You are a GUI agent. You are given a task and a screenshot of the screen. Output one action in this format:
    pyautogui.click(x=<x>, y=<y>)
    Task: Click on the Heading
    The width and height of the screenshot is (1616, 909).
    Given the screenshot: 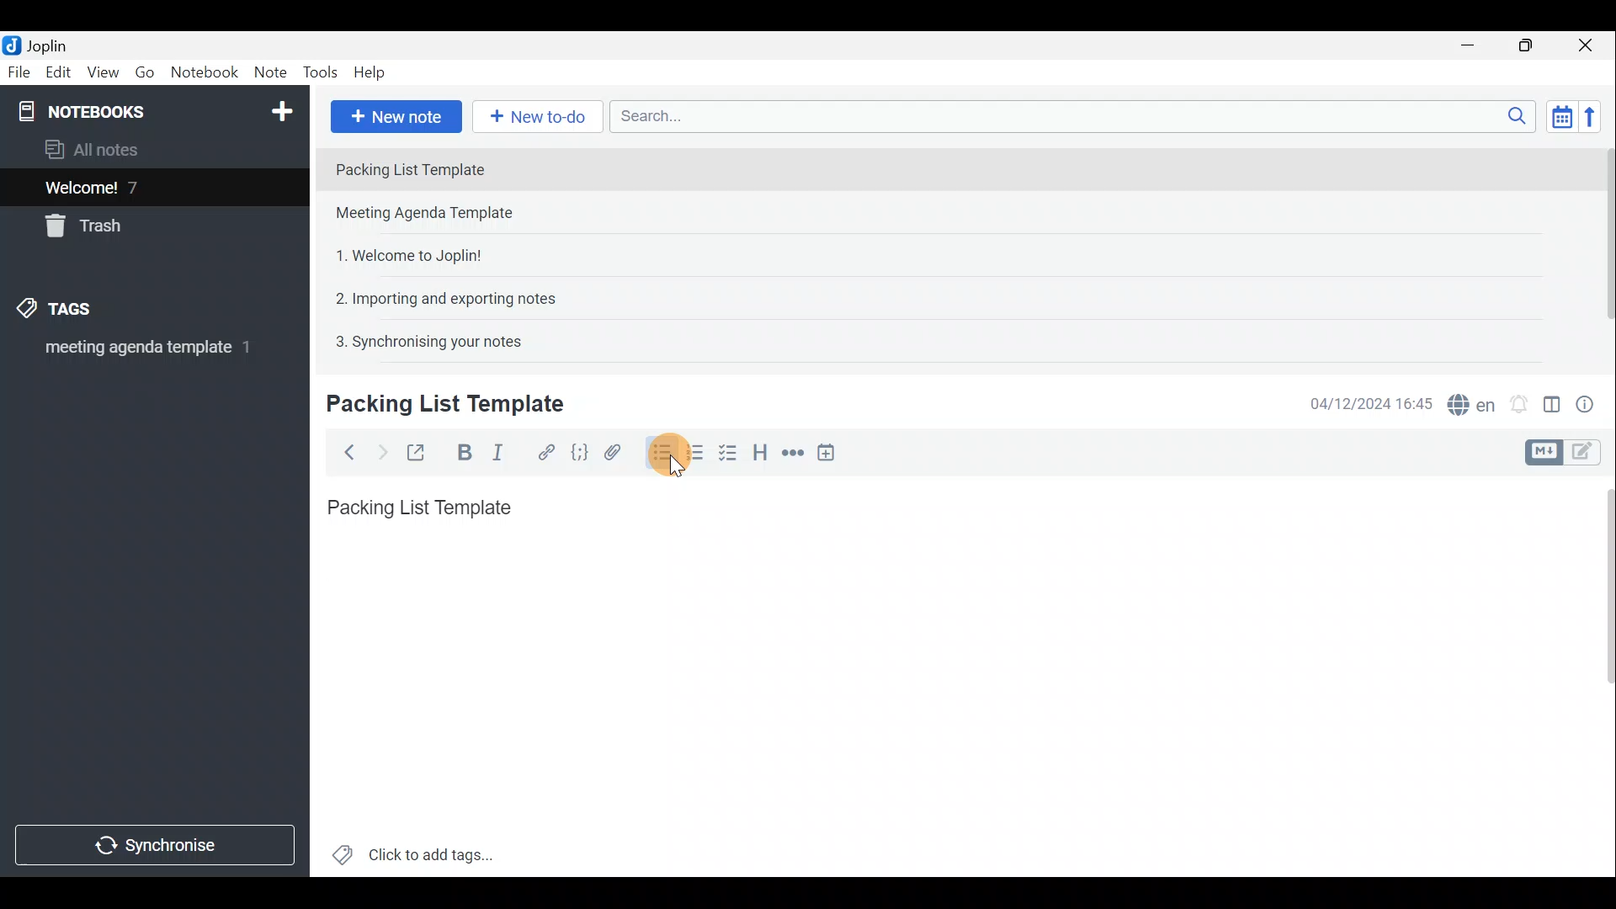 What is the action you would take?
    pyautogui.click(x=762, y=450)
    